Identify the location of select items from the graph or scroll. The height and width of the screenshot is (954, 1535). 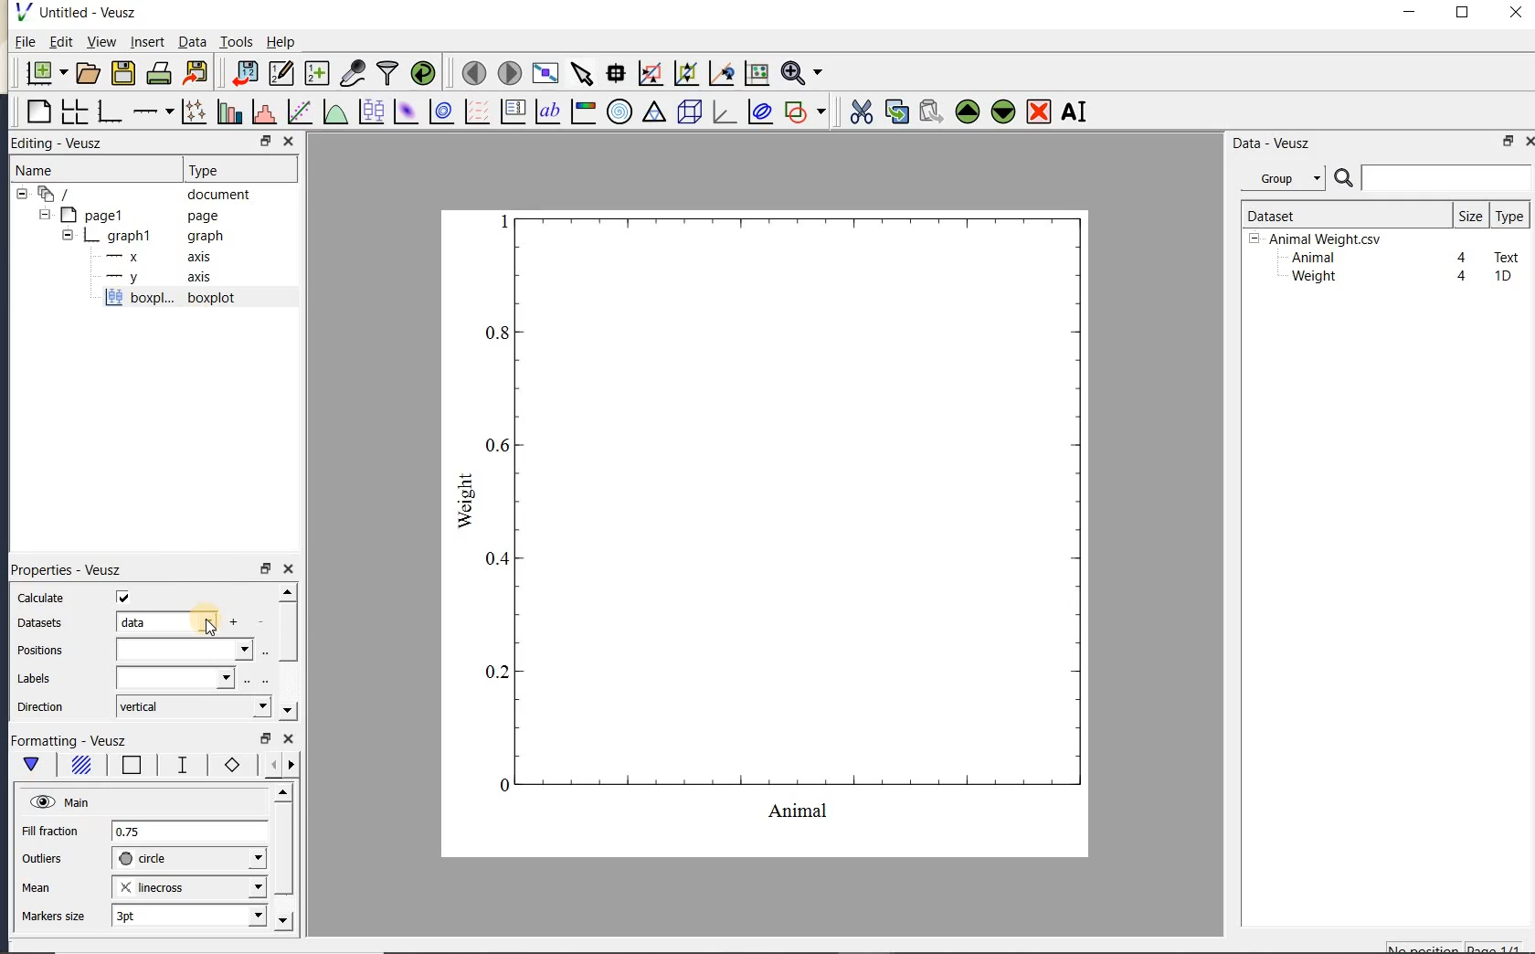
(583, 74).